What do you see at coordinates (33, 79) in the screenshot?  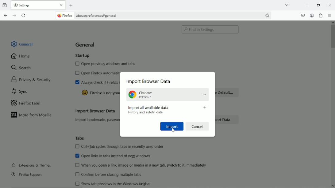 I see `Privacy & security` at bounding box center [33, 79].